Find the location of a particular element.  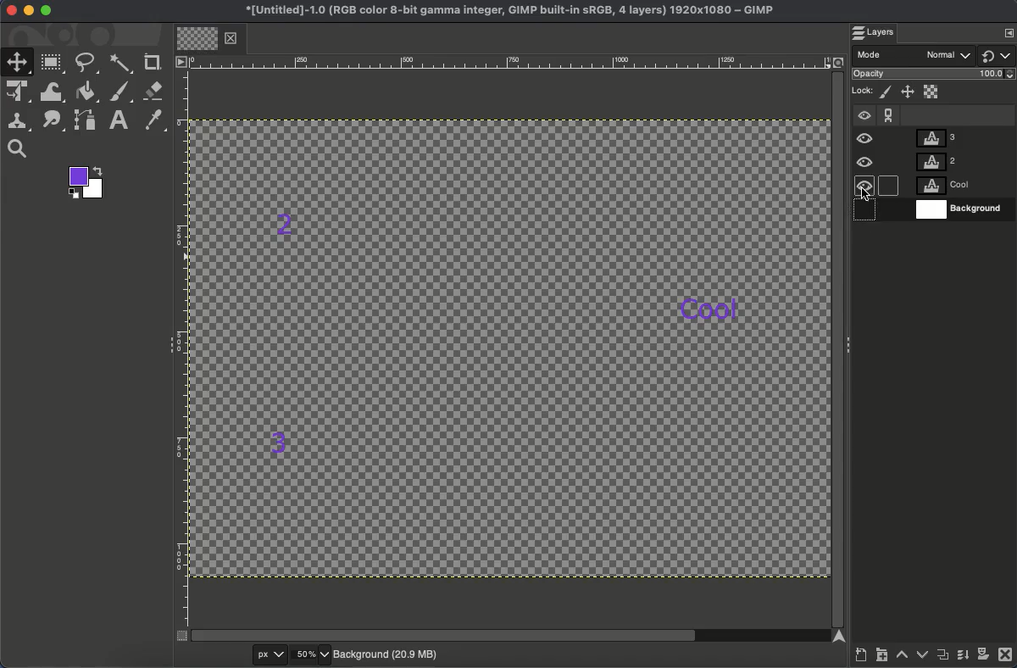

Lower layer is located at coordinates (921, 657).